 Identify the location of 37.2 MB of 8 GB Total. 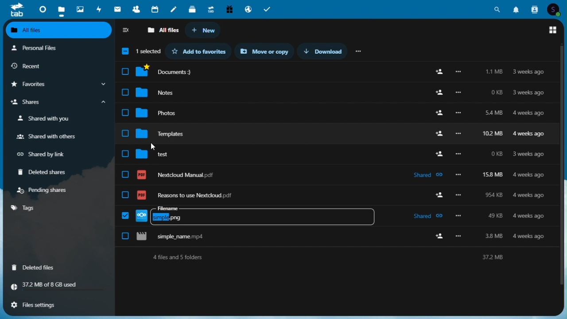
(58, 285).